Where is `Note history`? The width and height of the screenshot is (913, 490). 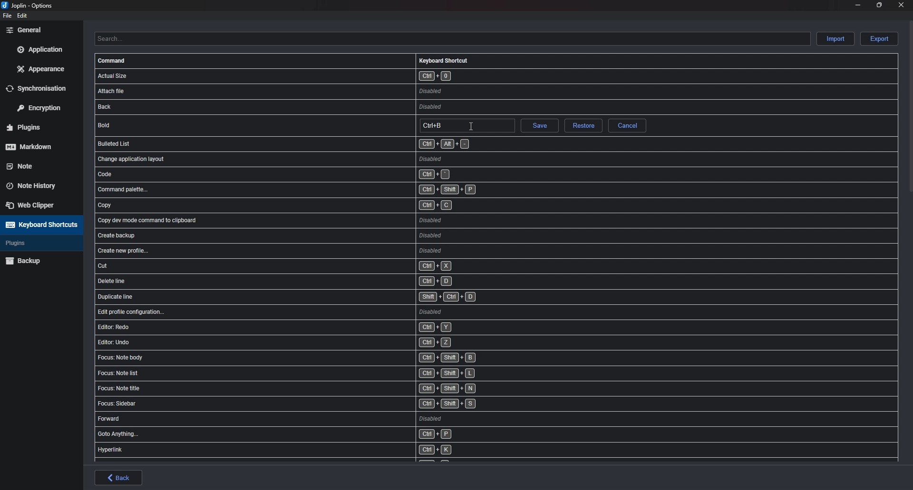 Note history is located at coordinates (36, 183).